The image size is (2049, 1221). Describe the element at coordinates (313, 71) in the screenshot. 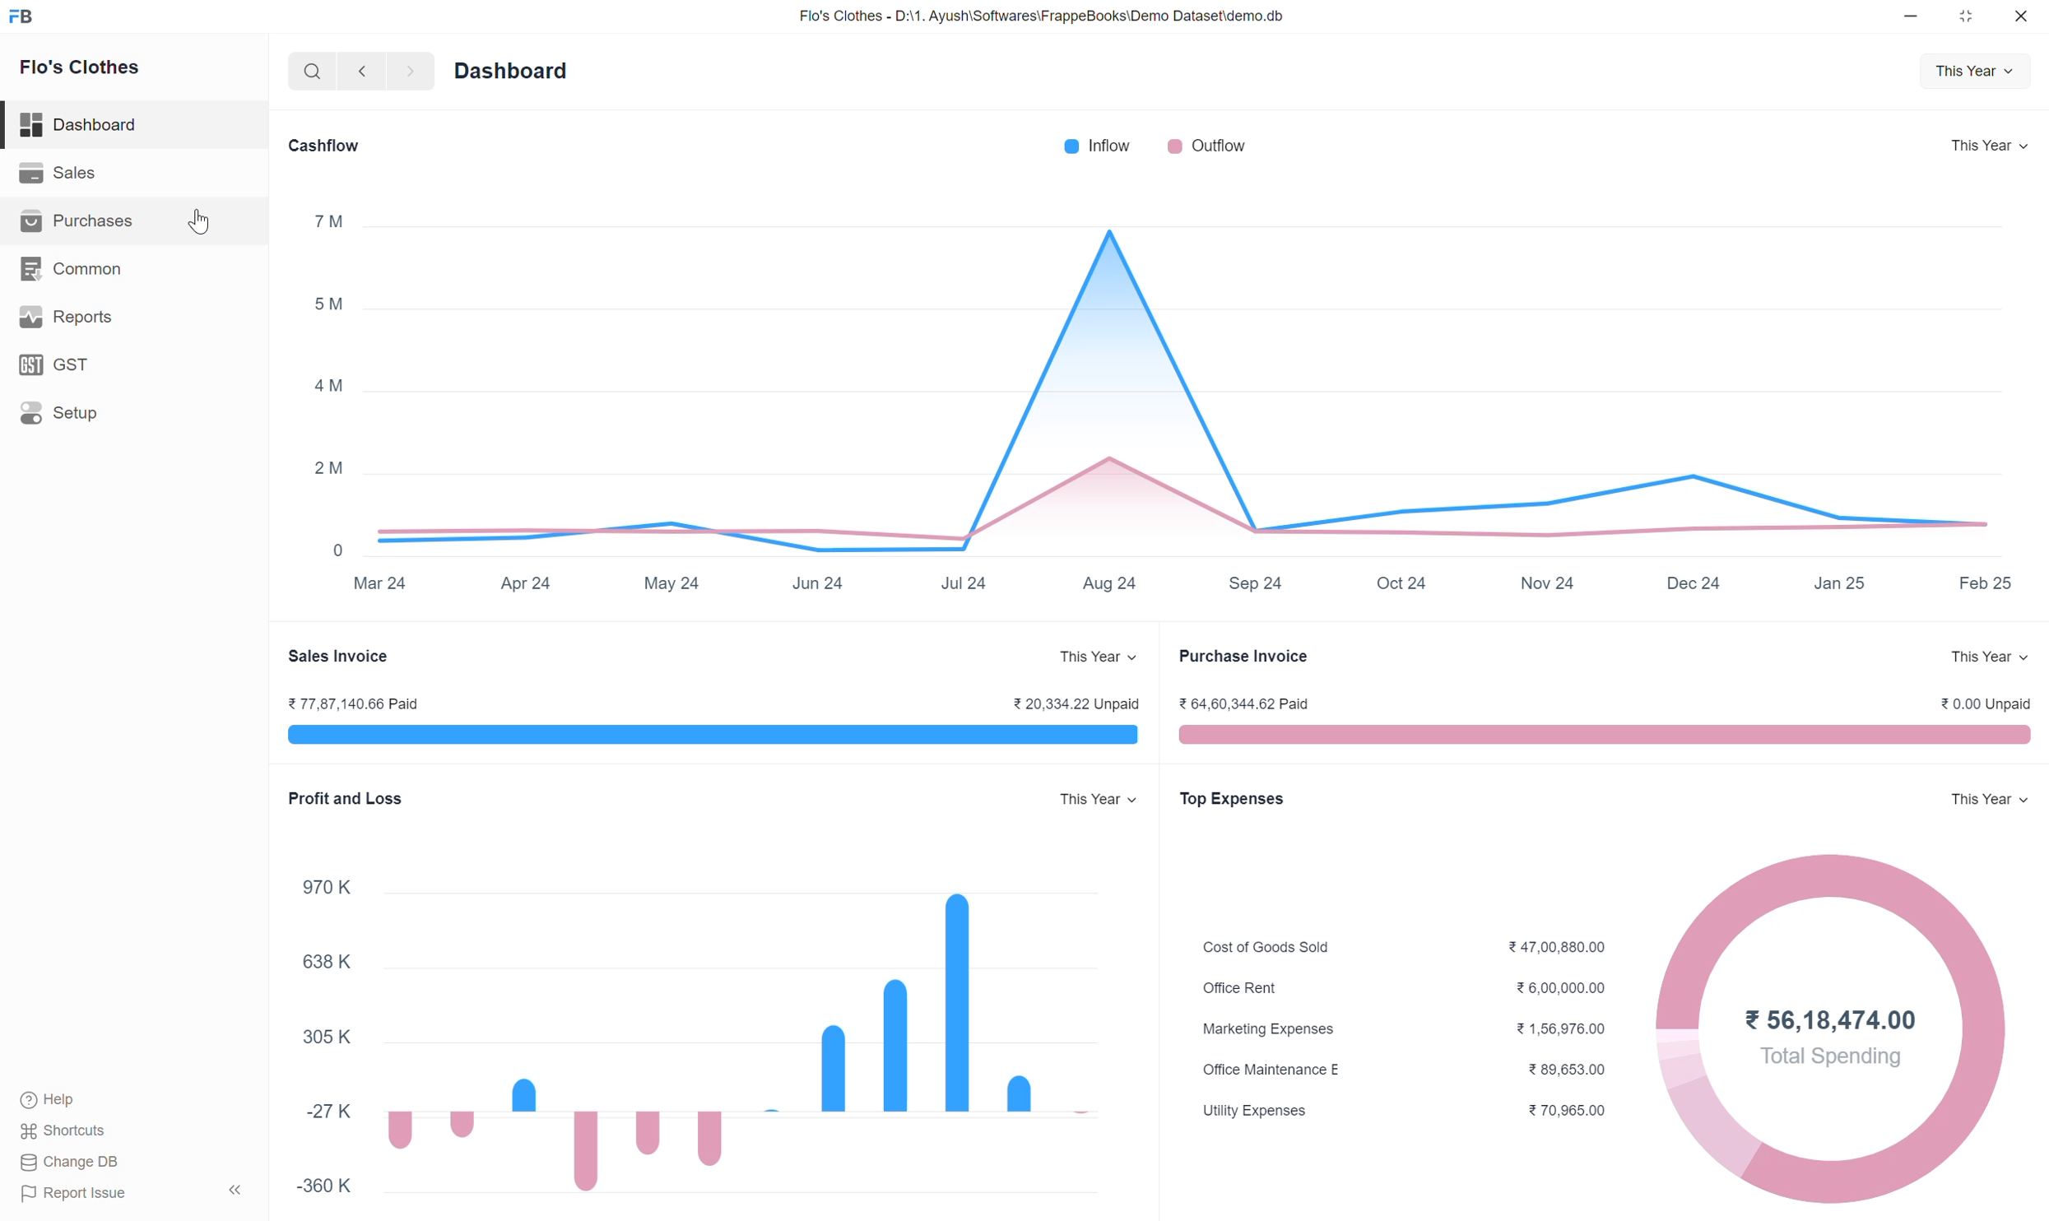

I see `Search` at that location.